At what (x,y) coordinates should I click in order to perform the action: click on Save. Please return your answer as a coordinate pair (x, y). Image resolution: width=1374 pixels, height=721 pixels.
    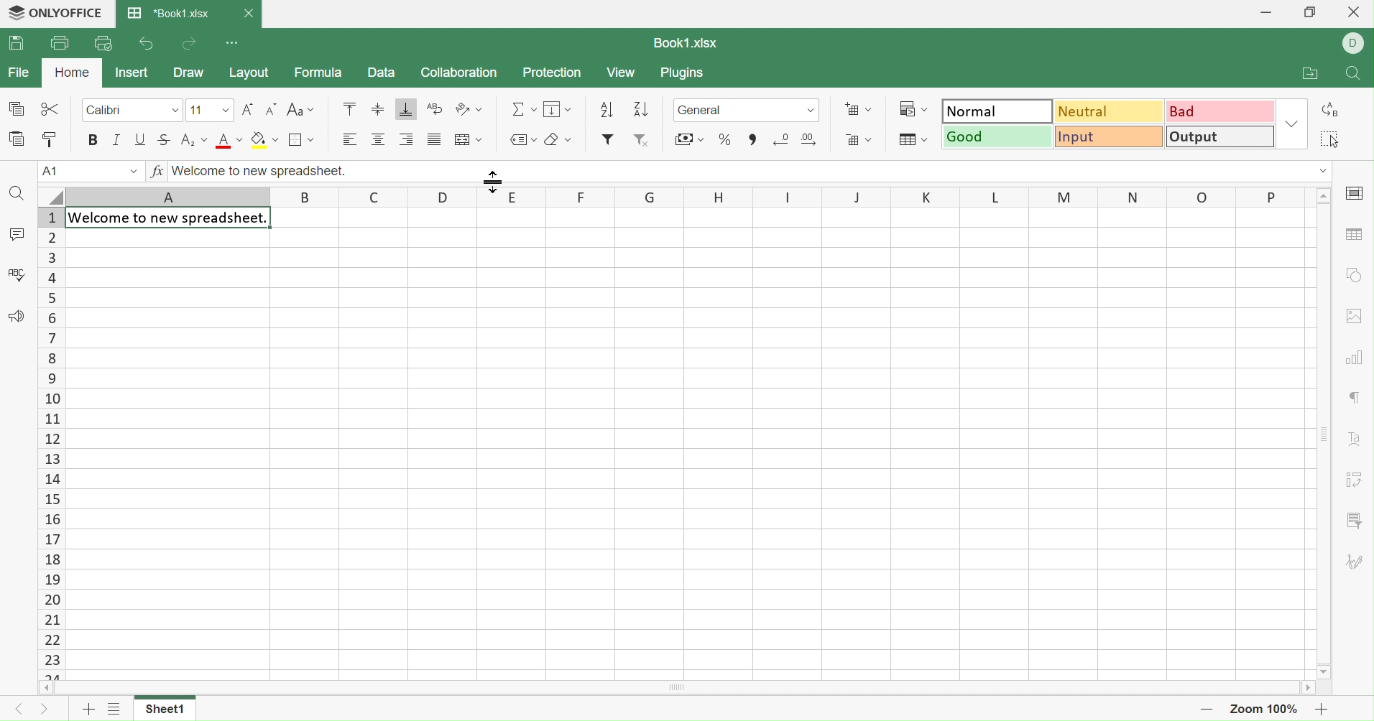
    Looking at the image, I should click on (17, 45).